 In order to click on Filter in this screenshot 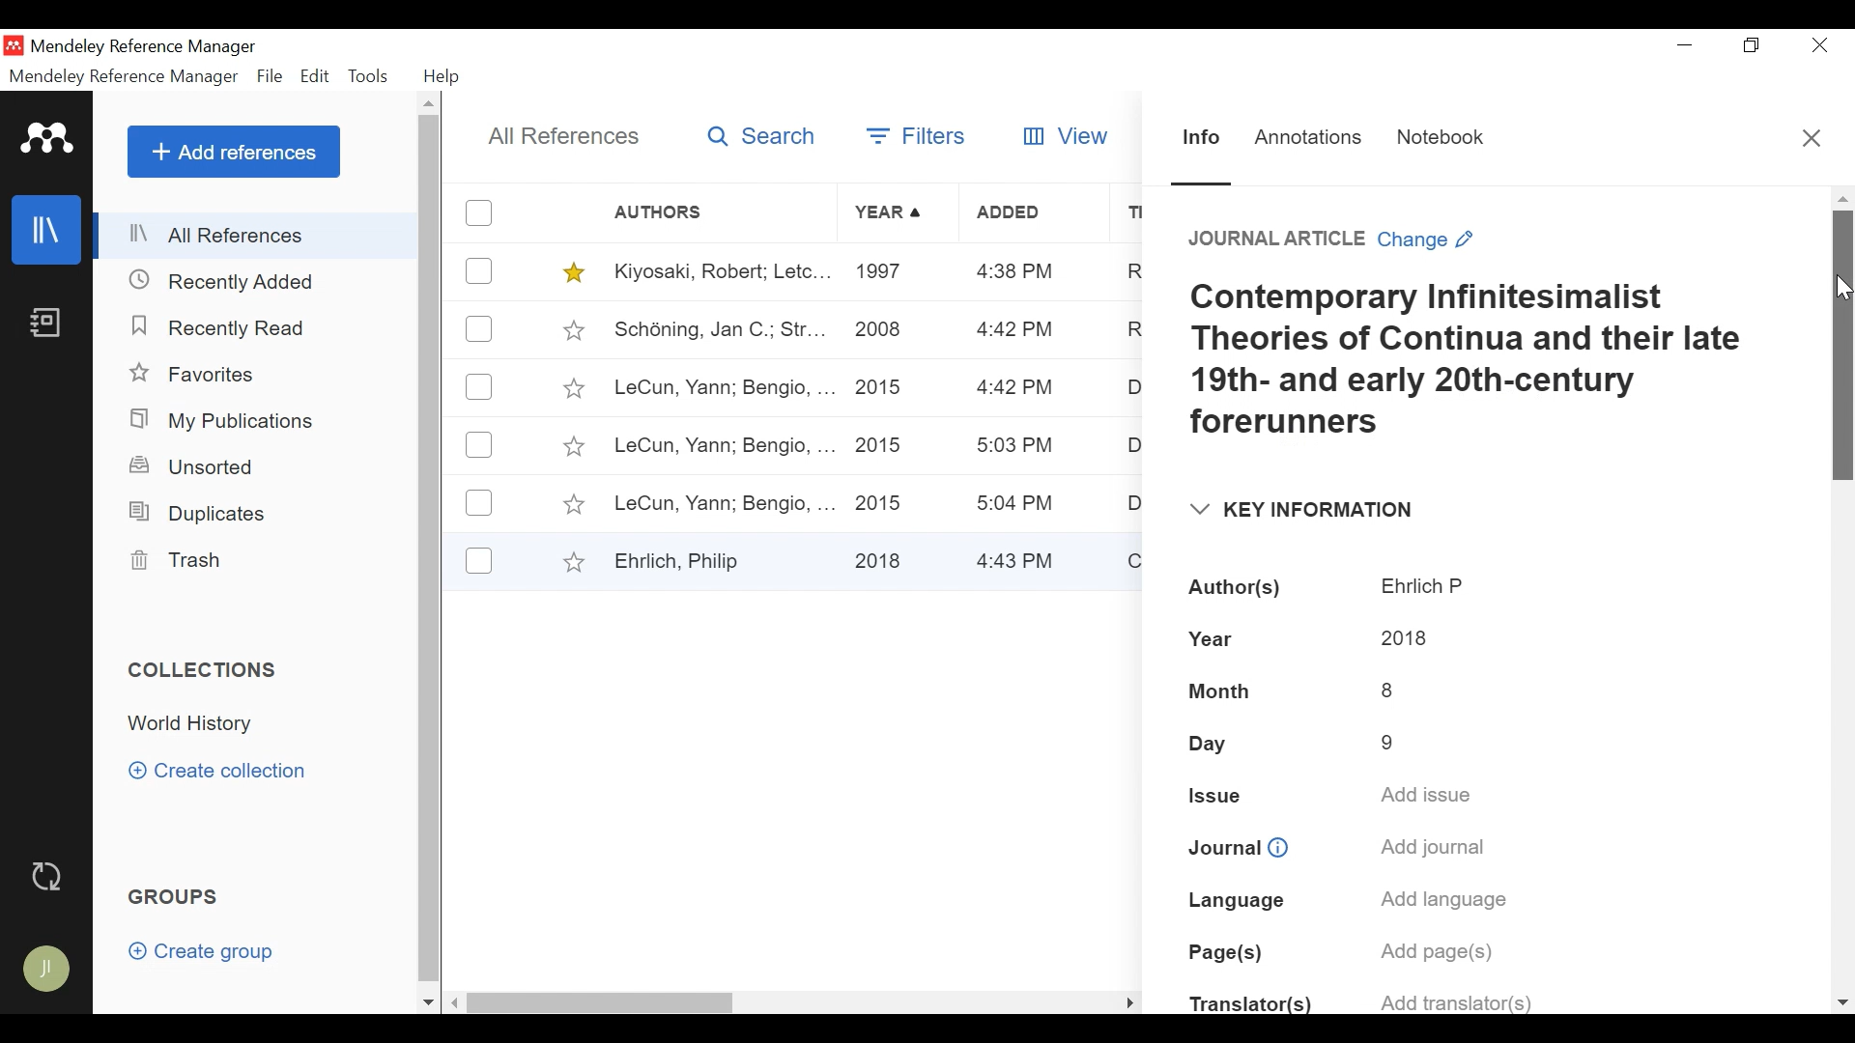, I will do `click(920, 139)`.